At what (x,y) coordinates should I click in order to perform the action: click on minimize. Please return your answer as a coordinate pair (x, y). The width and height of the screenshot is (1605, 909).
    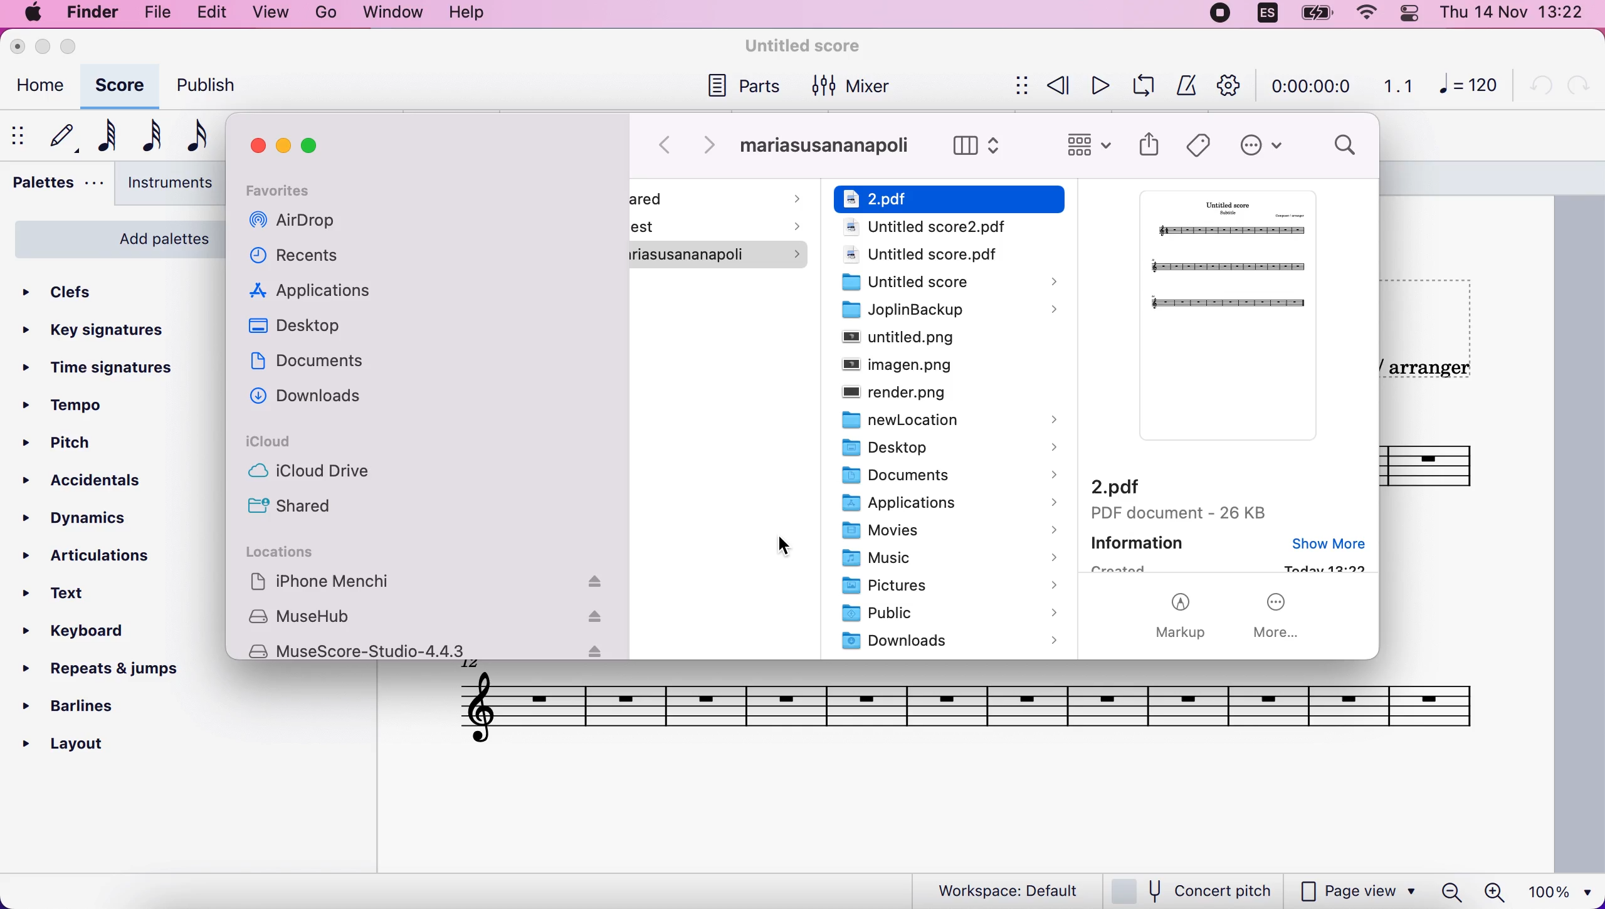
    Looking at the image, I should click on (286, 145).